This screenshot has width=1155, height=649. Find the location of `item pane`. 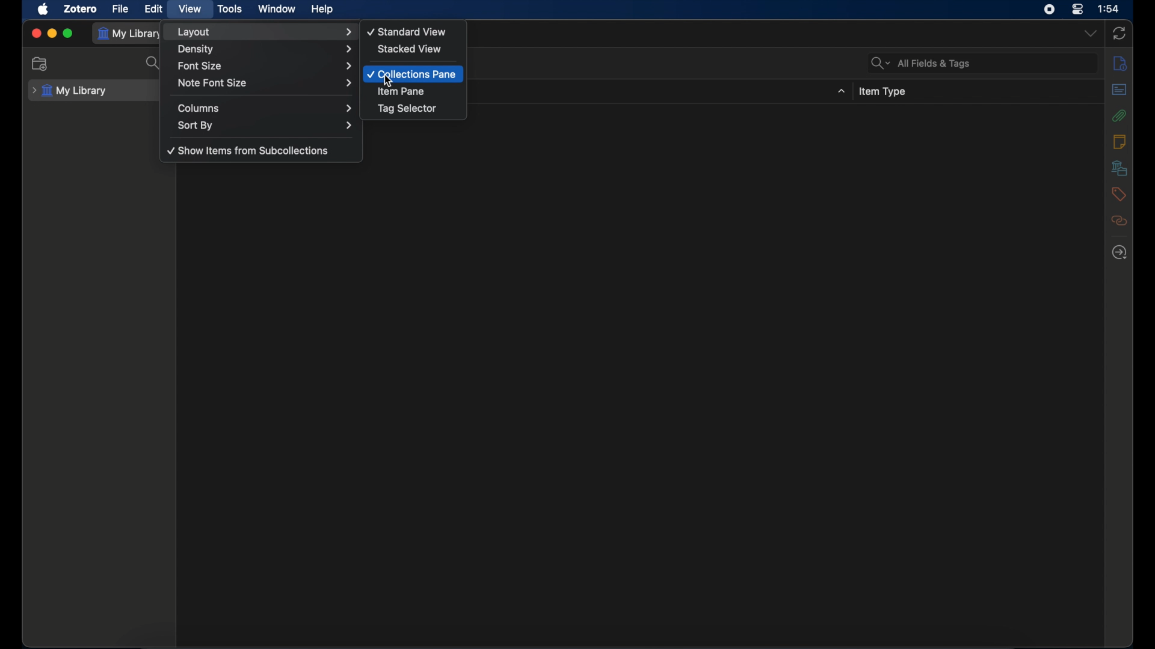

item pane is located at coordinates (402, 91).